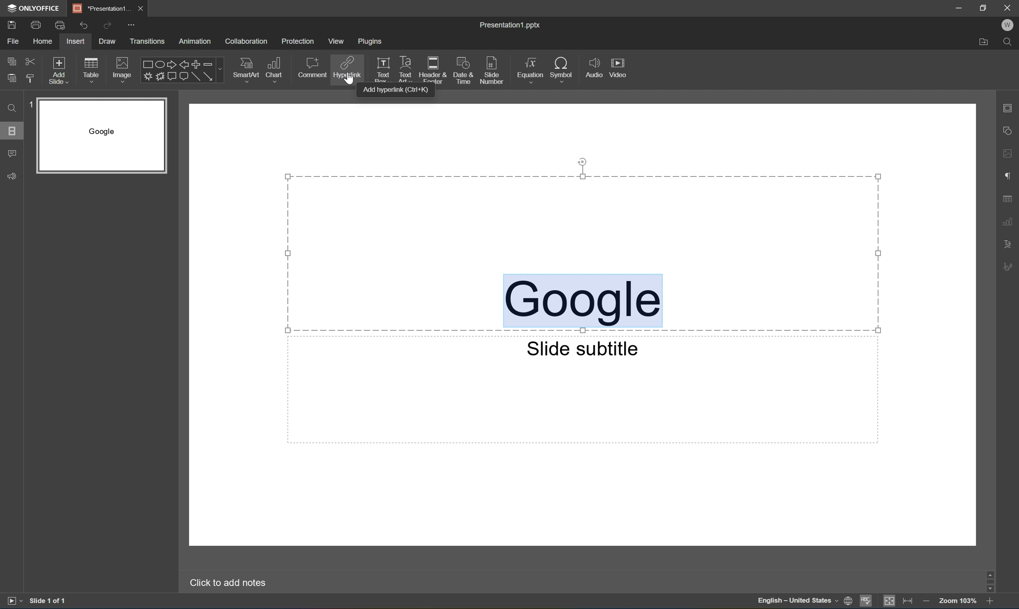 Image resolution: width=1019 pixels, height=609 pixels. I want to click on Chart, so click(276, 70).